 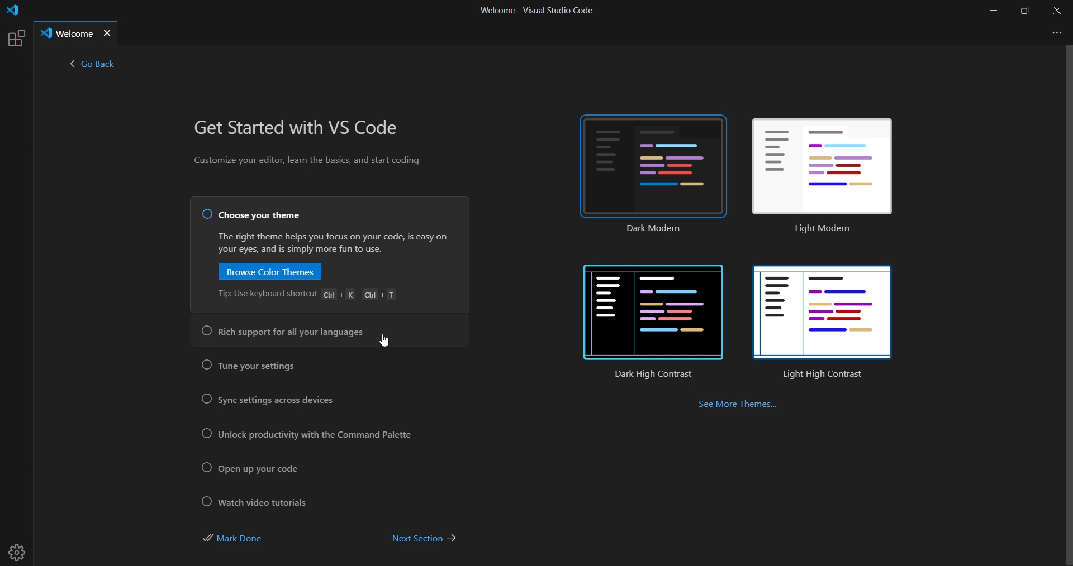 I want to click on next section, so click(x=428, y=537).